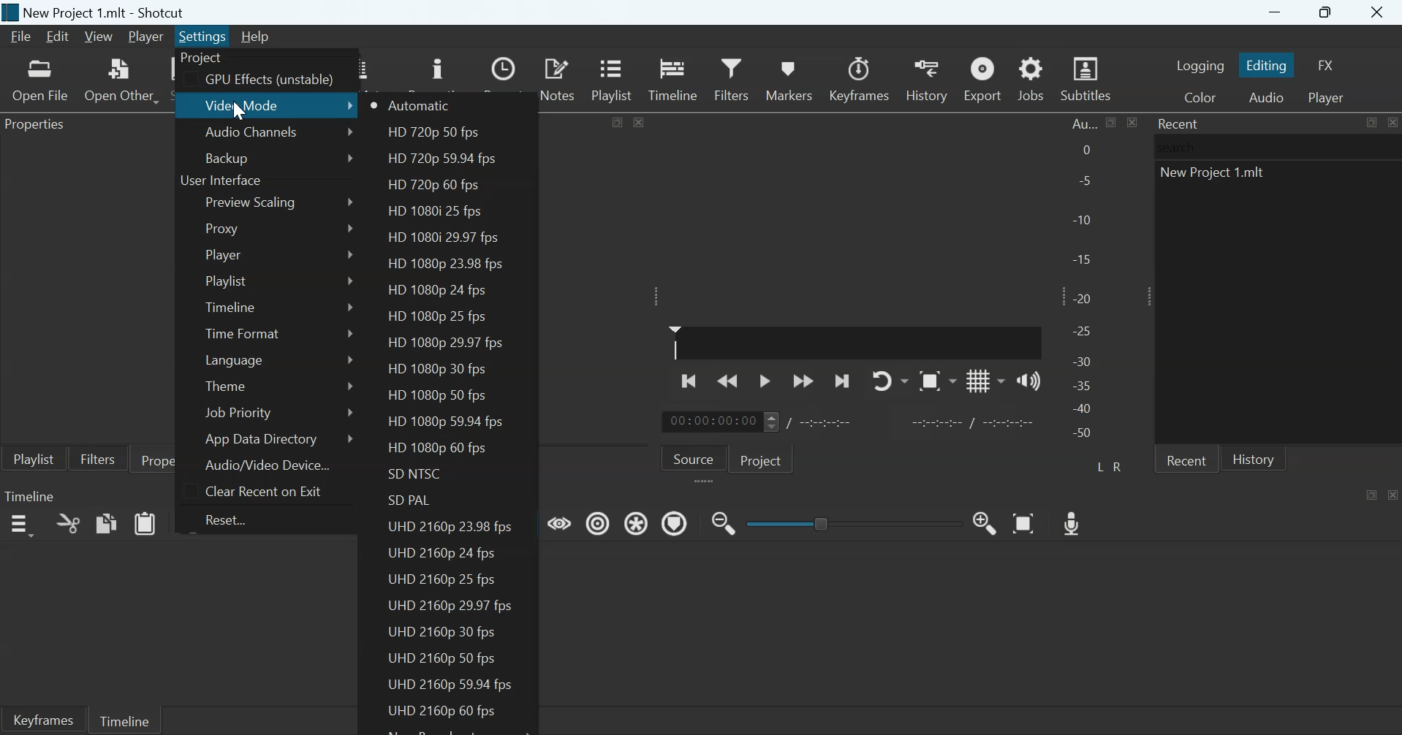  What do you see at coordinates (1268, 65) in the screenshot?
I see `Switch to the Editing layout` at bounding box center [1268, 65].